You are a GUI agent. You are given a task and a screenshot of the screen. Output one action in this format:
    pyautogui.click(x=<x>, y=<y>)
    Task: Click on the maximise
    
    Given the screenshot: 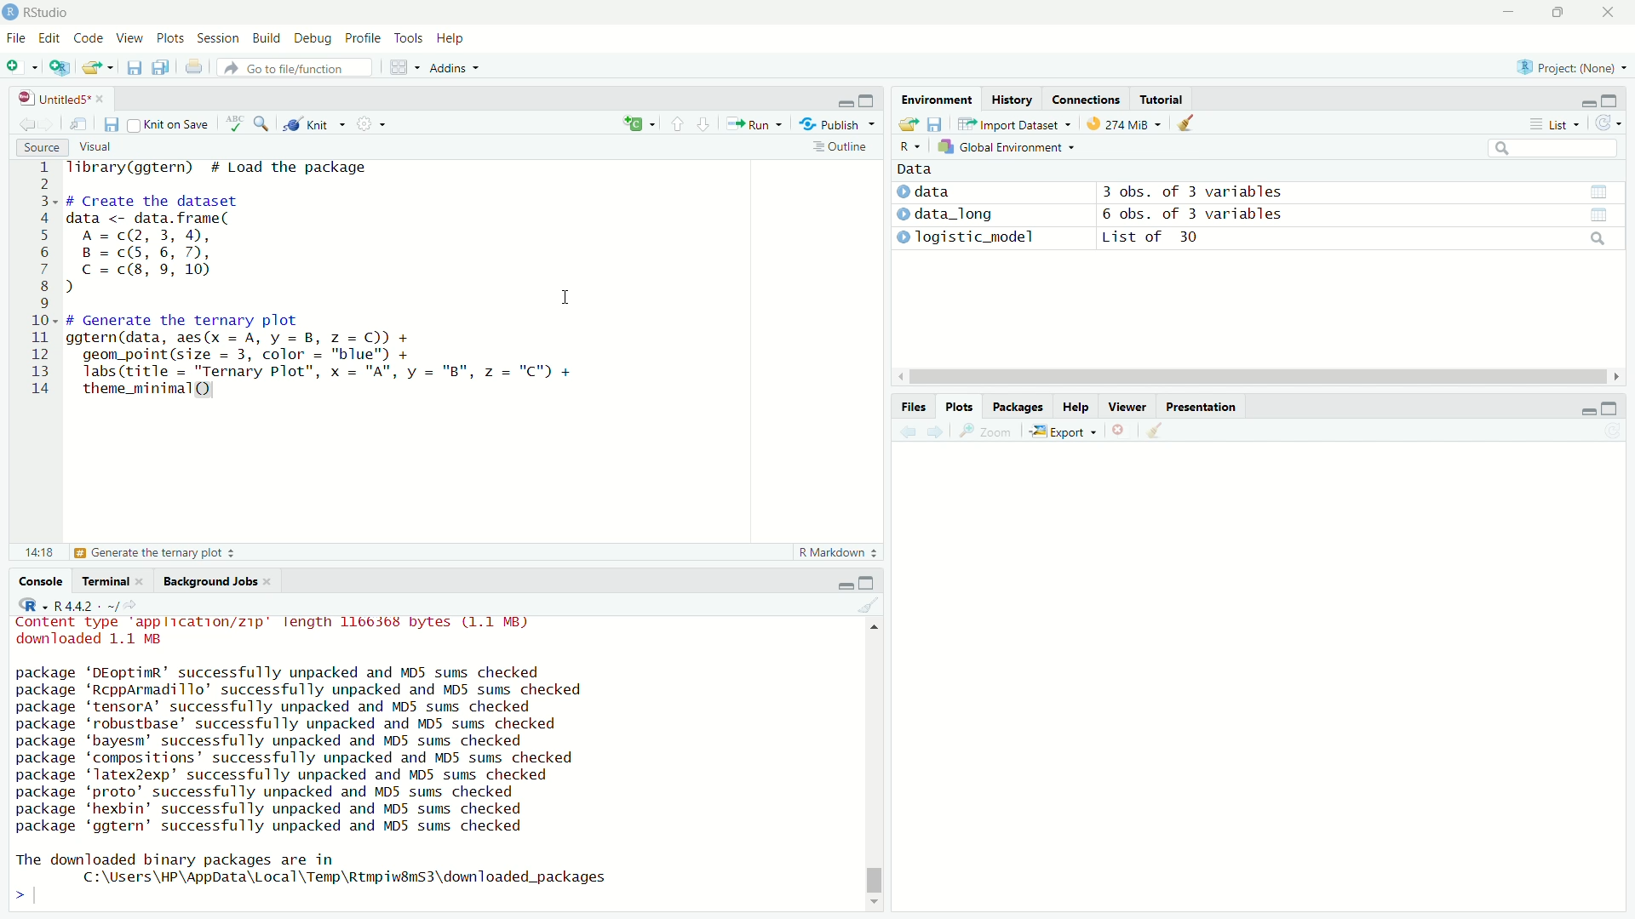 What is the action you would take?
    pyautogui.click(x=870, y=583)
    